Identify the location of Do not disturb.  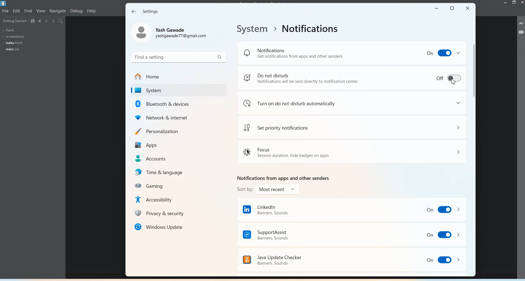
(352, 78).